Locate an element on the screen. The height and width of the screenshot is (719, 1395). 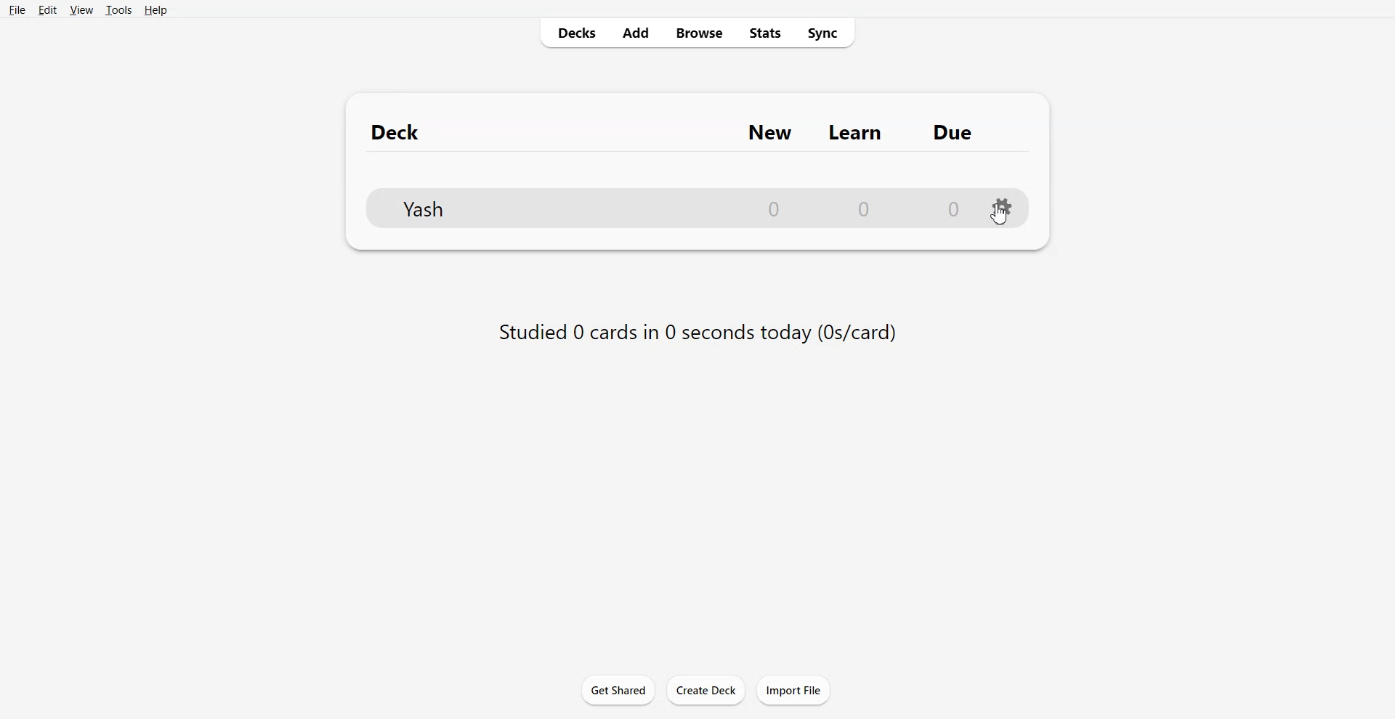
Import File is located at coordinates (793, 690).